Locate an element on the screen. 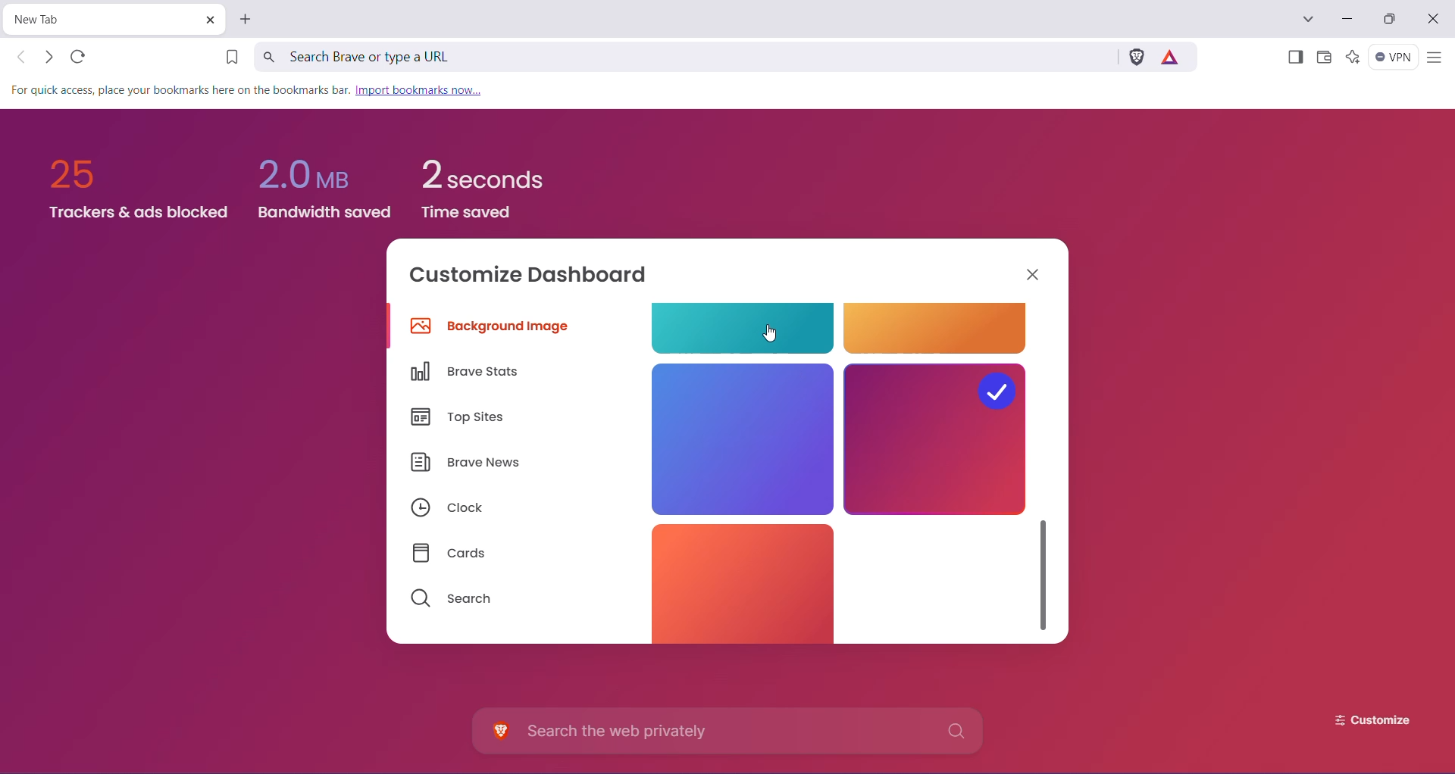  Earn tokens for private Ads you see in Brave is located at coordinates (1173, 56).